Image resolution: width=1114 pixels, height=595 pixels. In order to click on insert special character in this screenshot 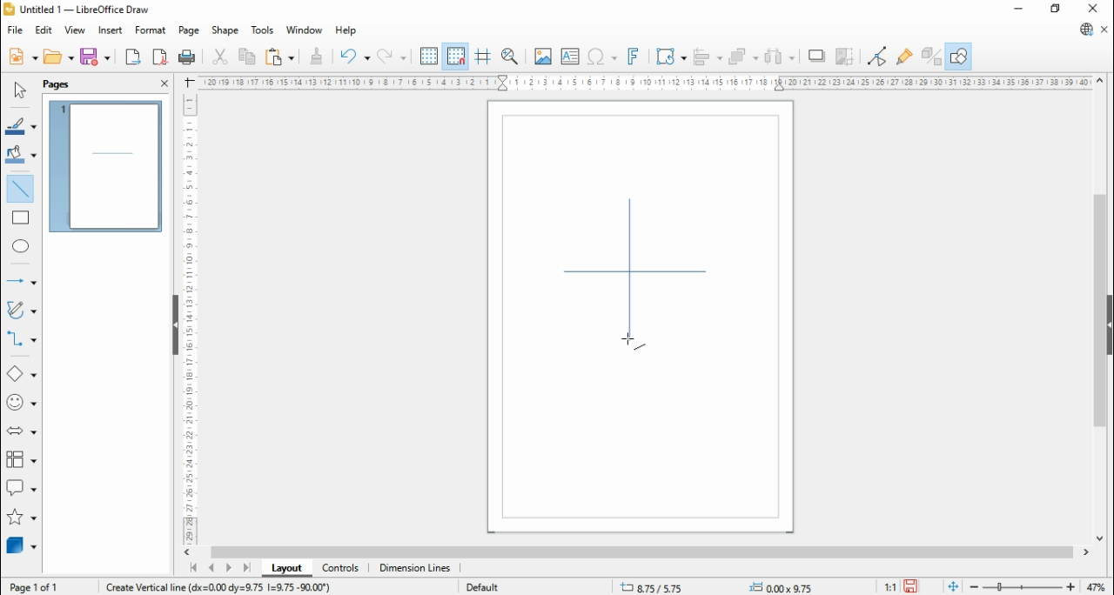, I will do `click(601, 57)`.